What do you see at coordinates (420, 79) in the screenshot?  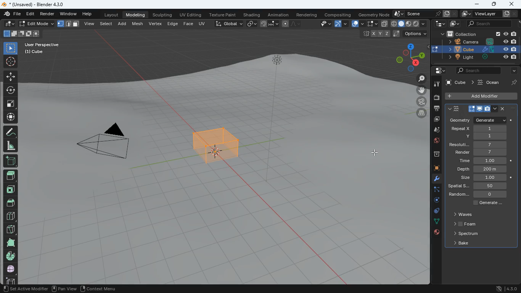 I see `zoom` at bounding box center [420, 79].